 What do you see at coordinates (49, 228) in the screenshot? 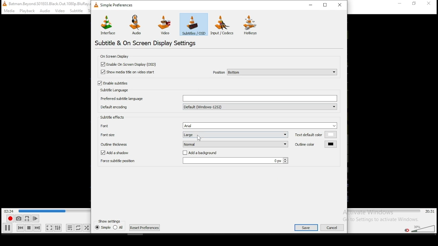
I see `toggle video in fullscreen` at bounding box center [49, 228].